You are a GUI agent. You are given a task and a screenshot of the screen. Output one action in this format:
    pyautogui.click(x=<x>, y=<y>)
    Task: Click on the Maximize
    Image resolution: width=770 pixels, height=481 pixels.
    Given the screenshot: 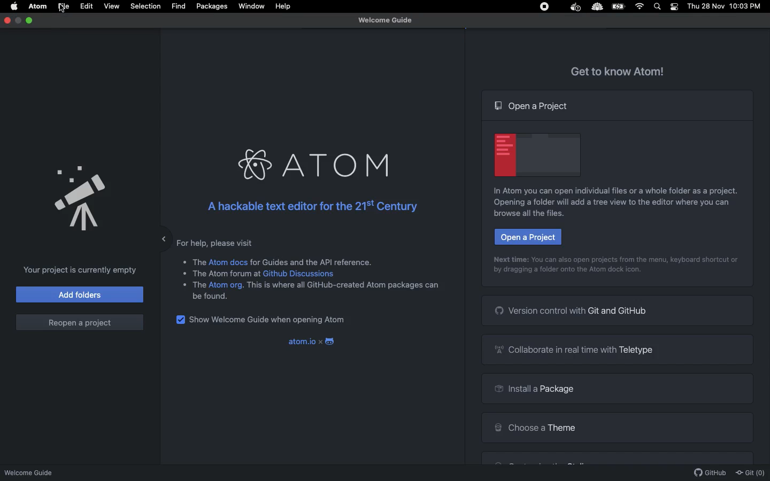 What is the action you would take?
    pyautogui.click(x=30, y=20)
    